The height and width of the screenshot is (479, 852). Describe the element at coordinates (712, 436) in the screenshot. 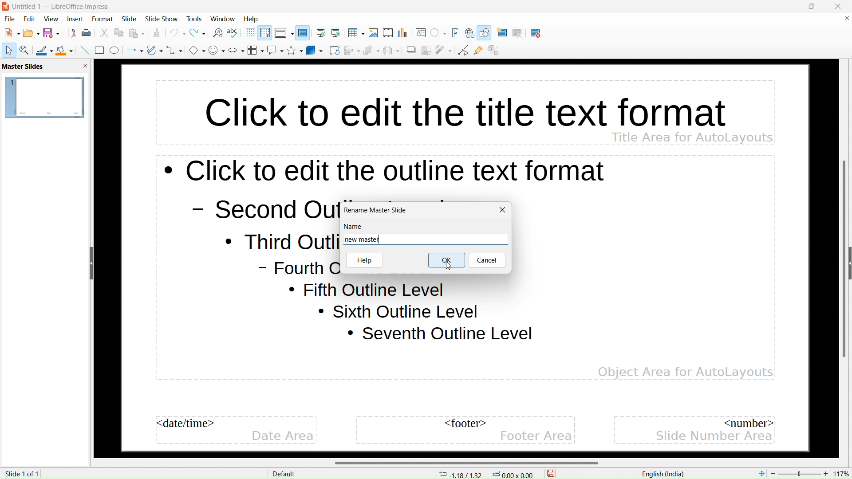

I see `slide number area` at that location.